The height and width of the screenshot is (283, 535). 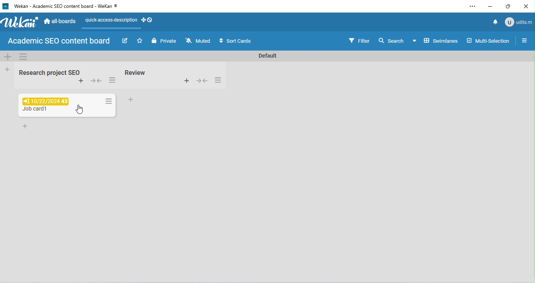 I want to click on admin, so click(x=518, y=22).